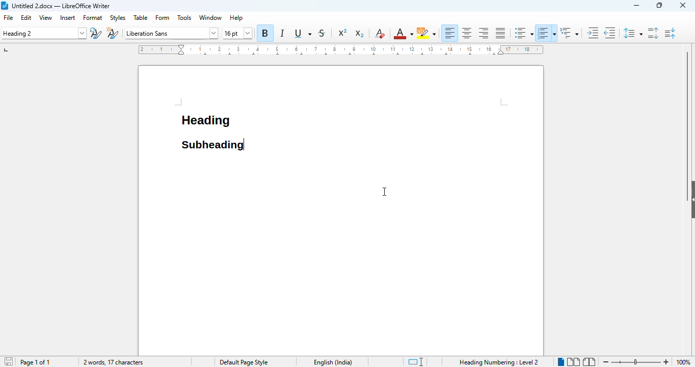 This screenshot has height=367, width=695. What do you see at coordinates (569, 32) in the screenshot?
I see `set outline format` at bounding box center [569, 32].